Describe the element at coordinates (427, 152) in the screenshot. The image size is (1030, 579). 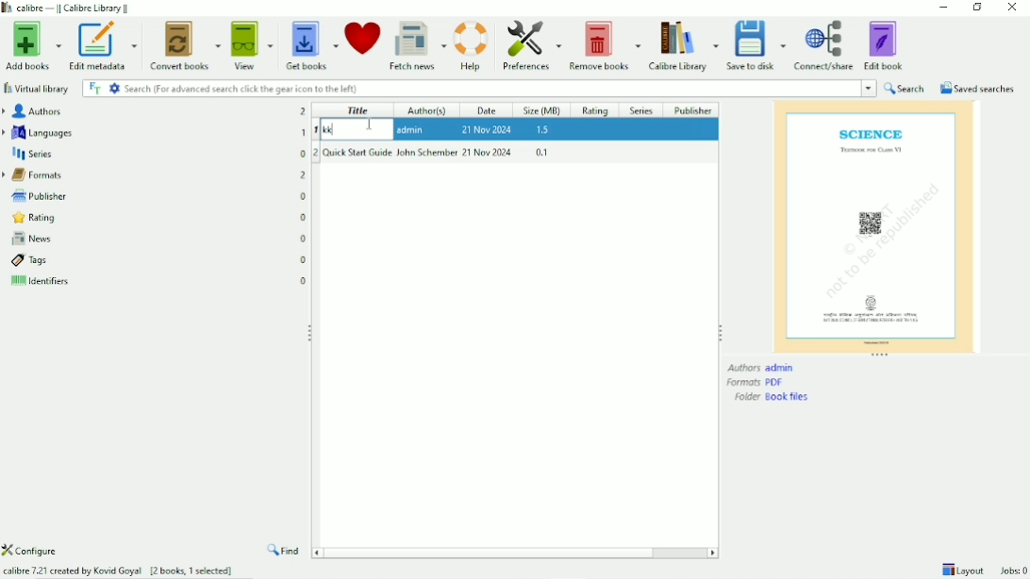
I see `John Schember` at that location.